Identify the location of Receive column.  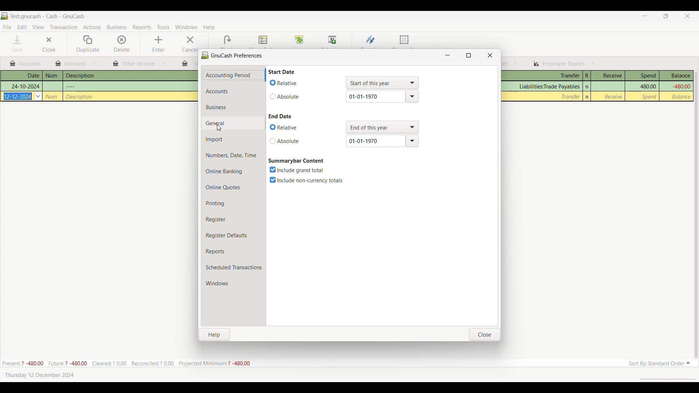
(608, 76).